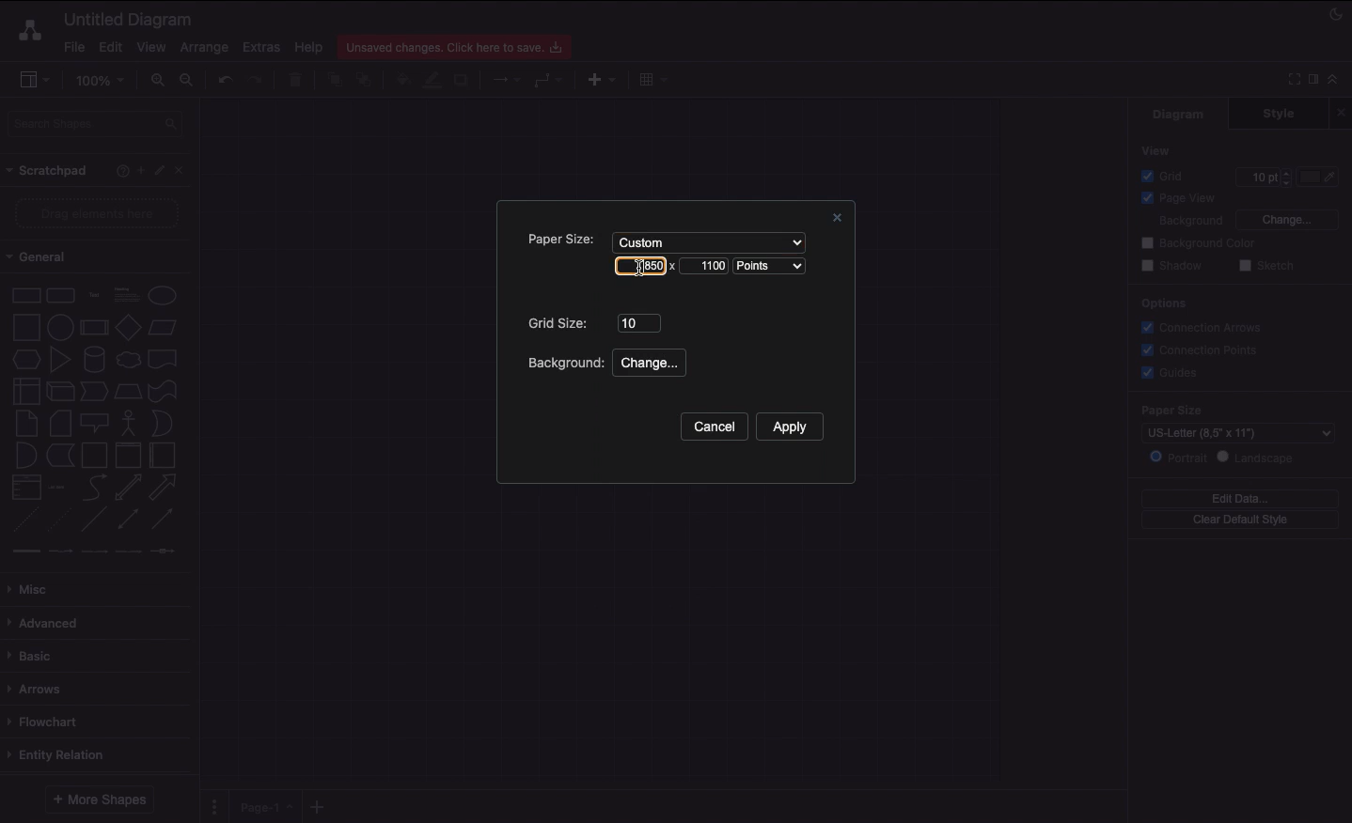  Describe the element at coordinates (1240, 498) in the screenshot. I see `Edit data` at that location.